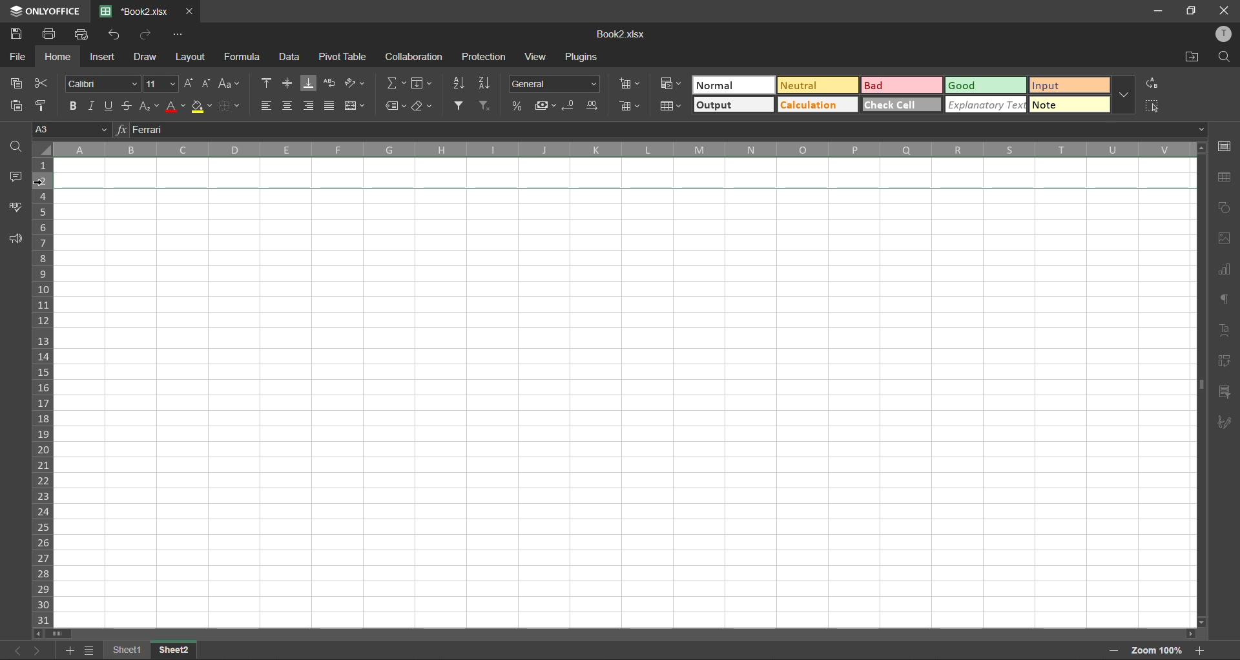  Describe the element at coordinates (231, 105) in the screenshot. I see `borders` at that location.